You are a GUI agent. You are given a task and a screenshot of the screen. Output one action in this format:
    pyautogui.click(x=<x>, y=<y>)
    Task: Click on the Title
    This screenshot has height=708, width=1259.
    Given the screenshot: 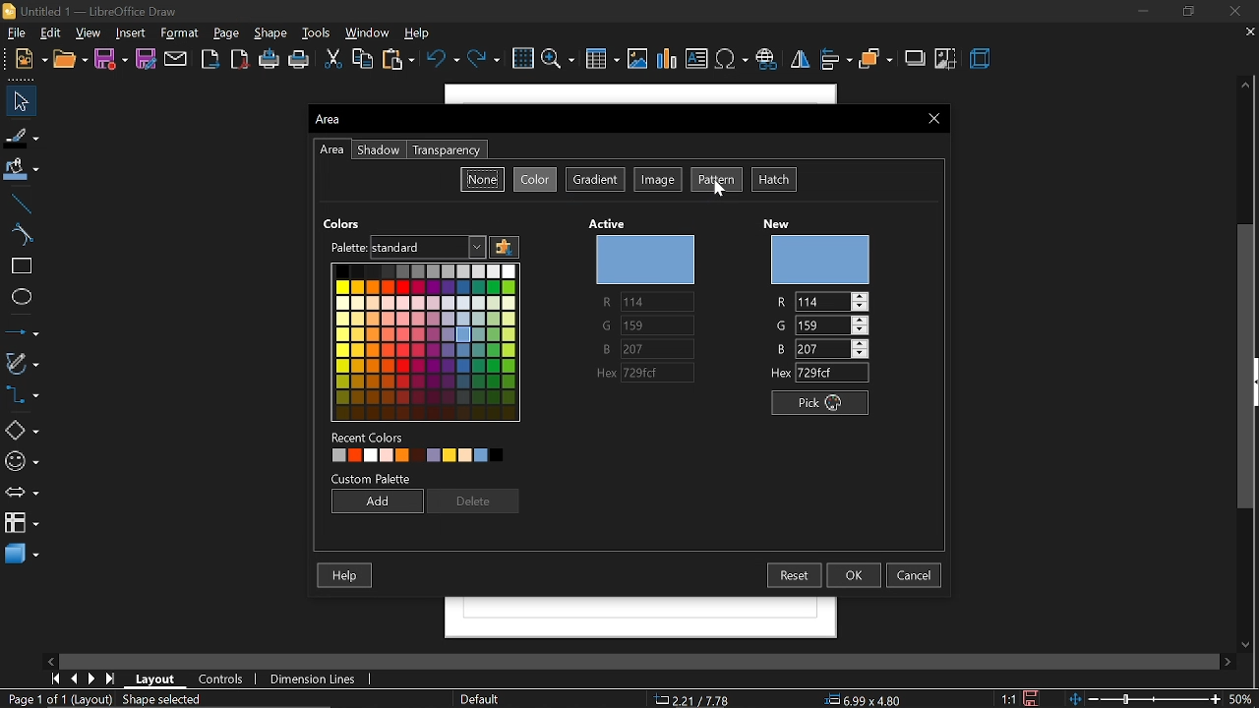 What is the action you would take?
    pyautogui.click(x=98, y=10)
    